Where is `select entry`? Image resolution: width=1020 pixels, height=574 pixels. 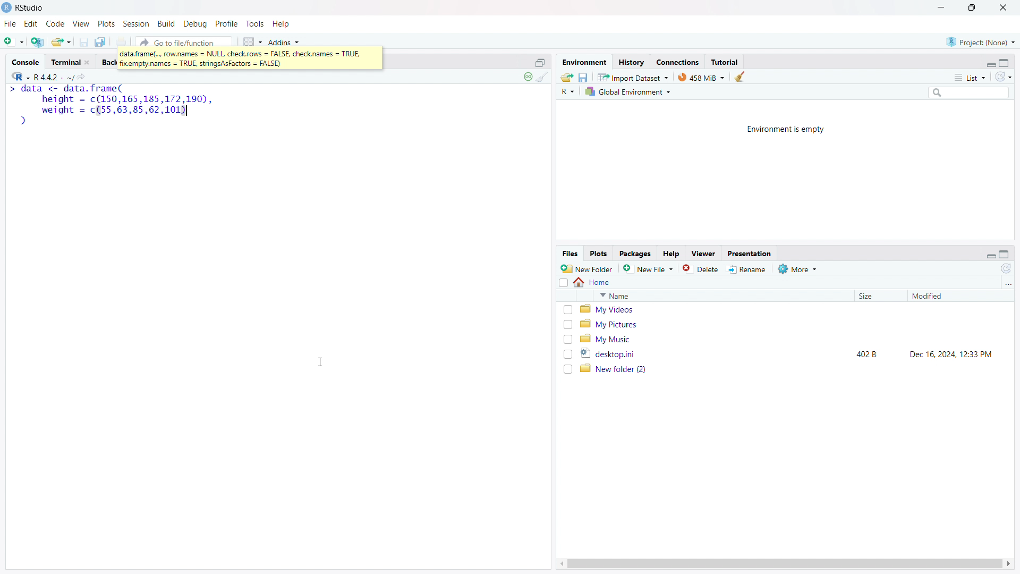 select entry is located at coordinates (563, 283).